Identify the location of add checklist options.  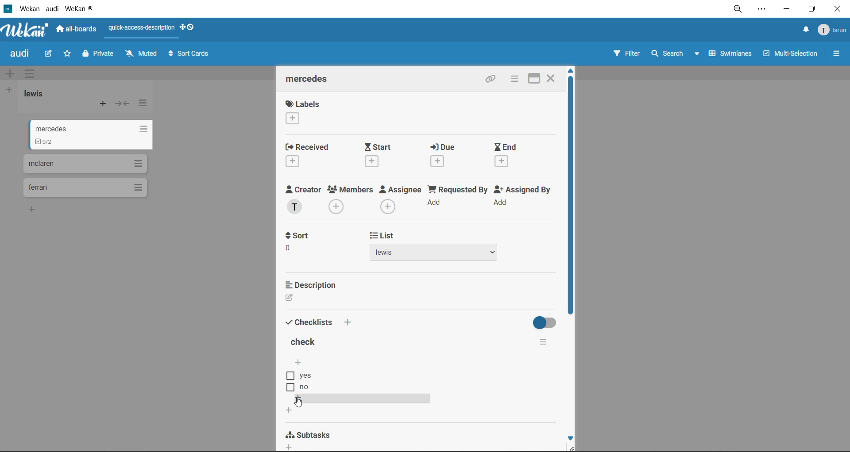
(299, 399).